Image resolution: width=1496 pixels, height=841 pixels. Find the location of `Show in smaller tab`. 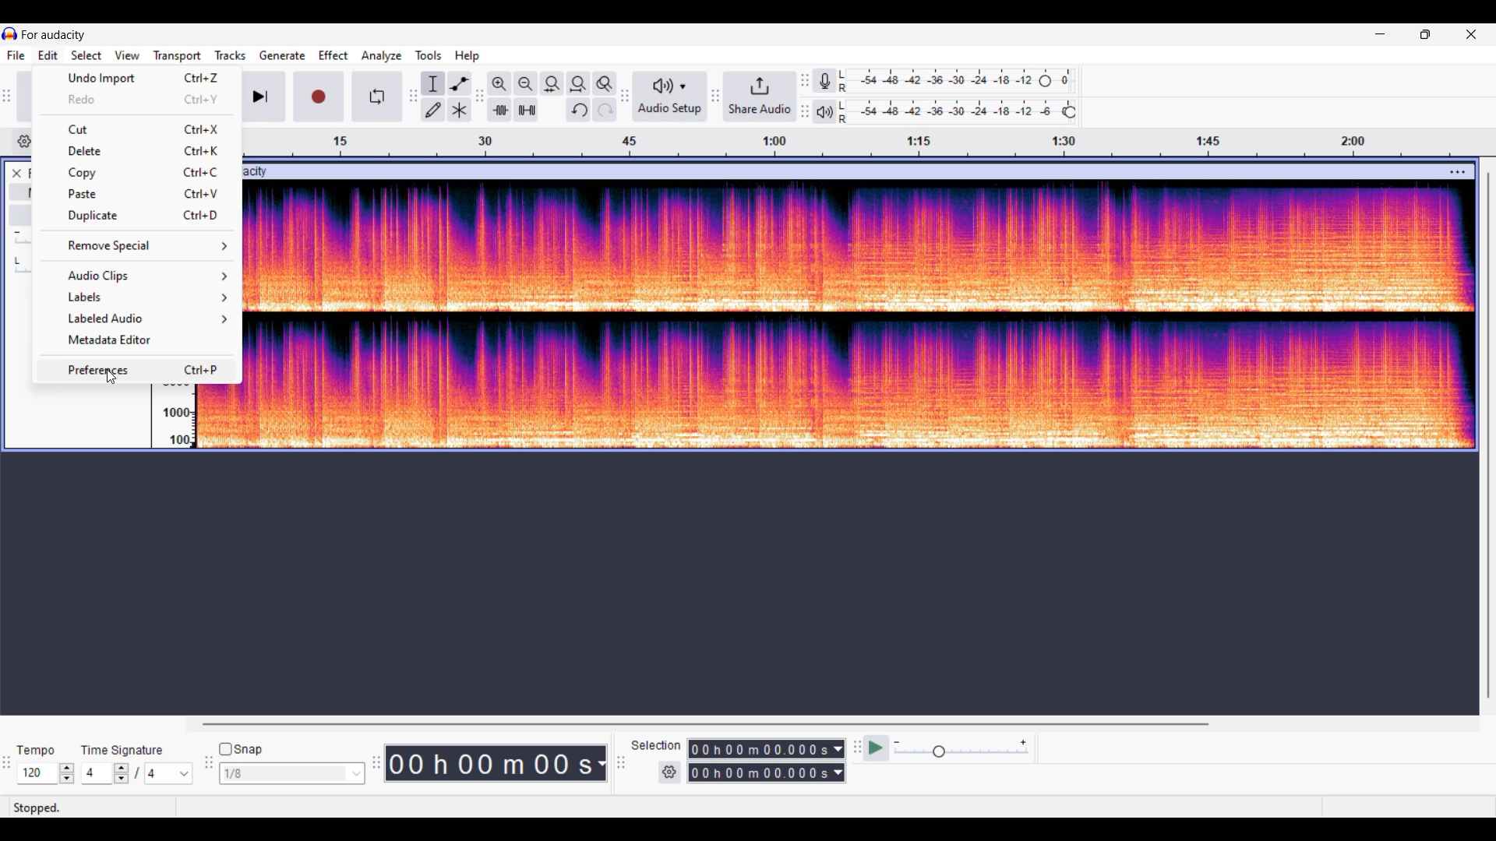

Show in smaller tab is located at coordinates (1425, 34).